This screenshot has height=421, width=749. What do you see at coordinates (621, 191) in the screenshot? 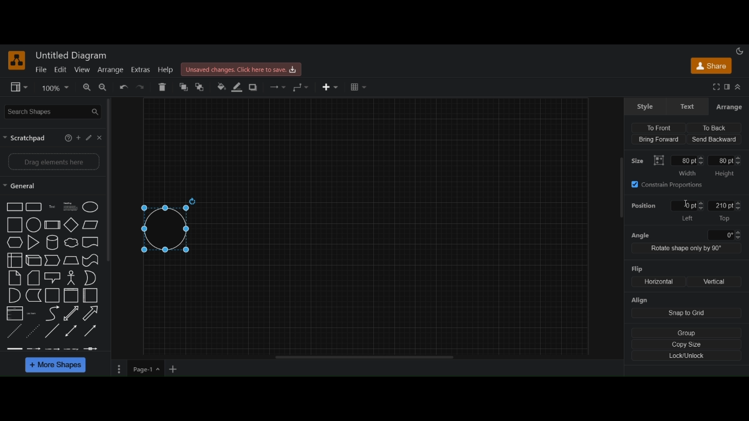
I see `vertical scrollbar` at bounding box center [621, 191].